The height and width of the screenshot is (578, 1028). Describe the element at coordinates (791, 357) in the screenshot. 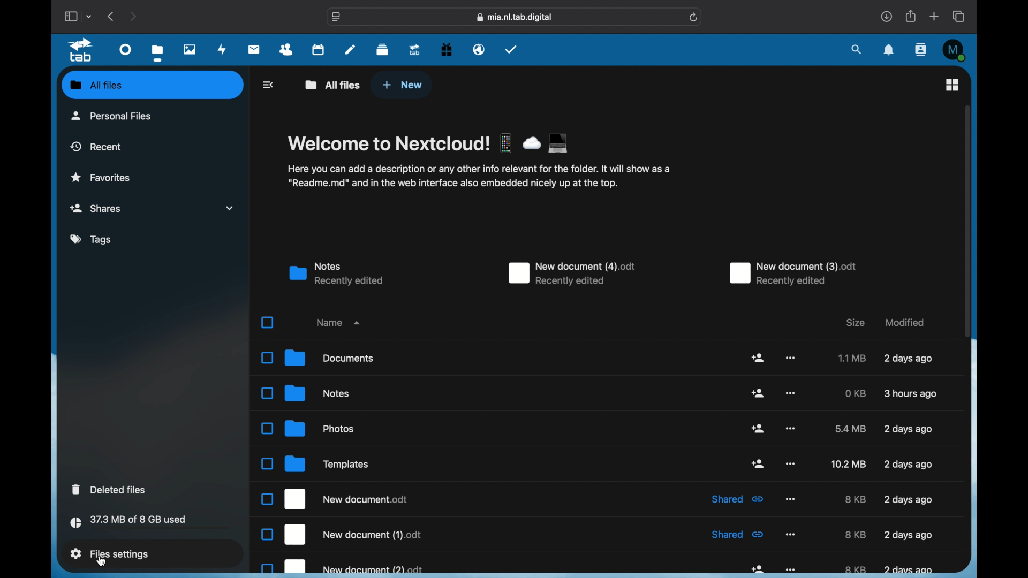

I see `more options` at that location.